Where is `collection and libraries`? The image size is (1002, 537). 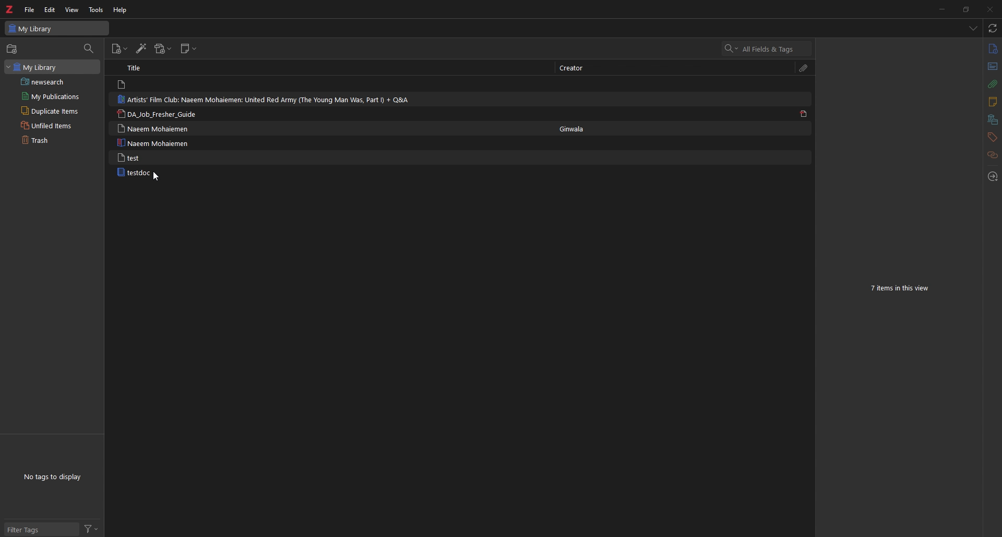
collection and libraries is located at coordinates (992, 120).